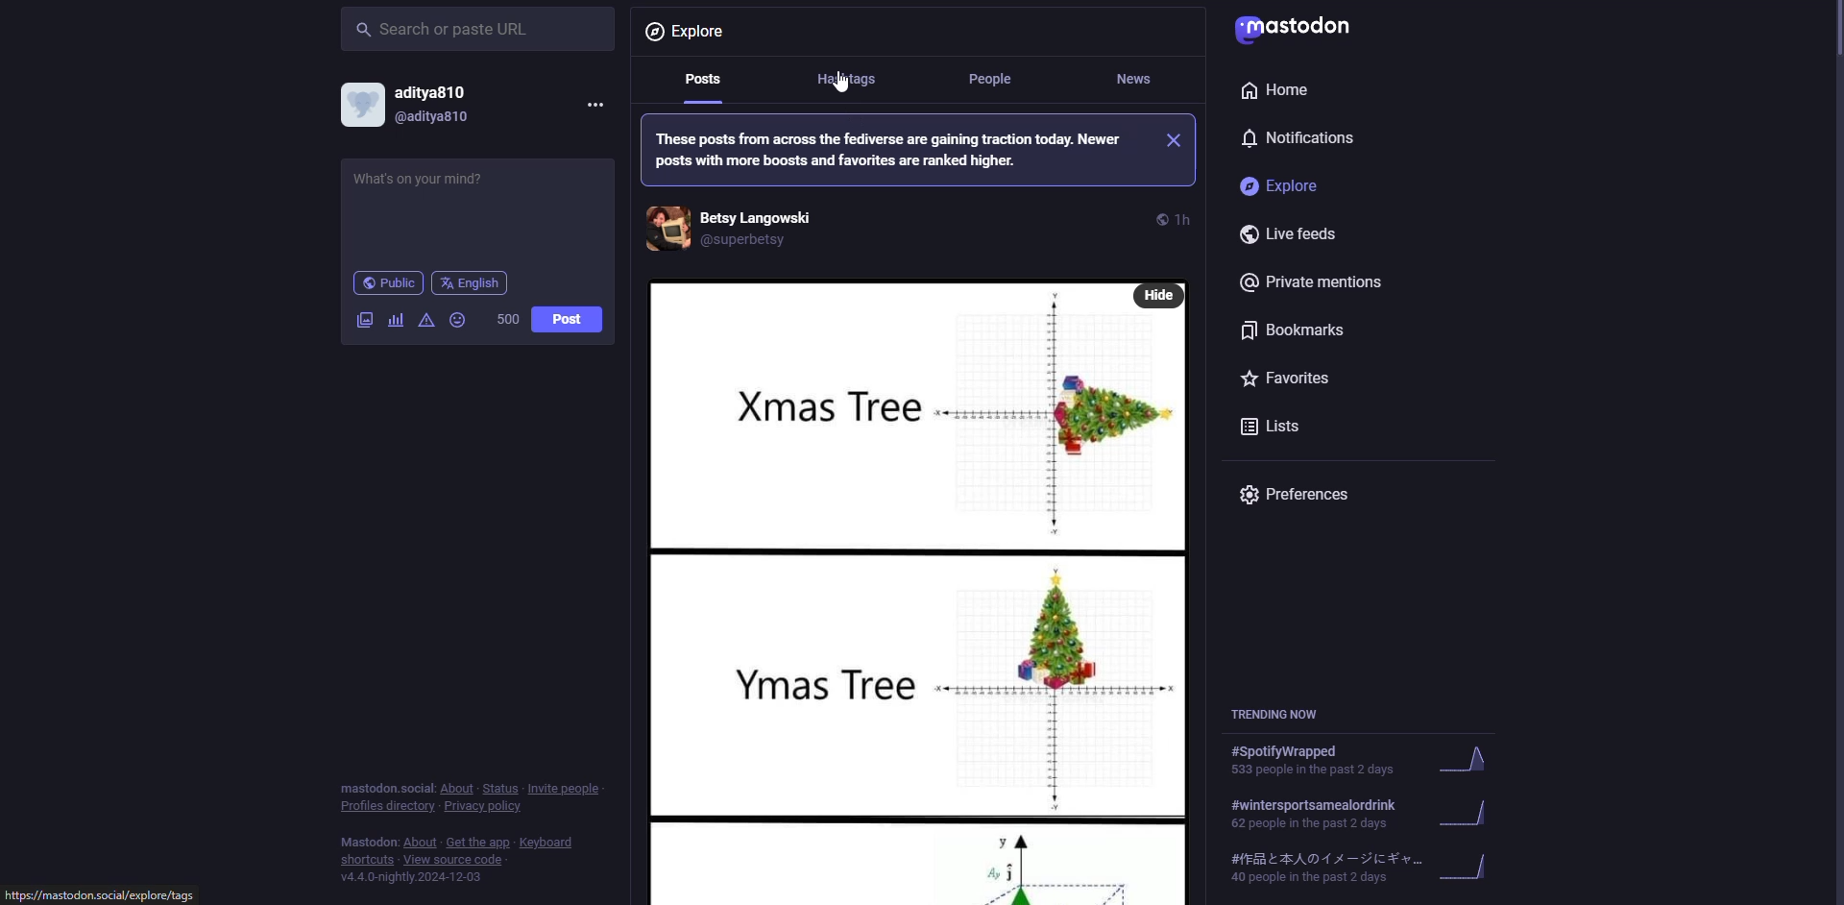 The height and width of the screenshot is (905, 1844). What do you see at coordinates (1177, 141) in the screenshot?
I see `close` at bounding box center [1177, 141].